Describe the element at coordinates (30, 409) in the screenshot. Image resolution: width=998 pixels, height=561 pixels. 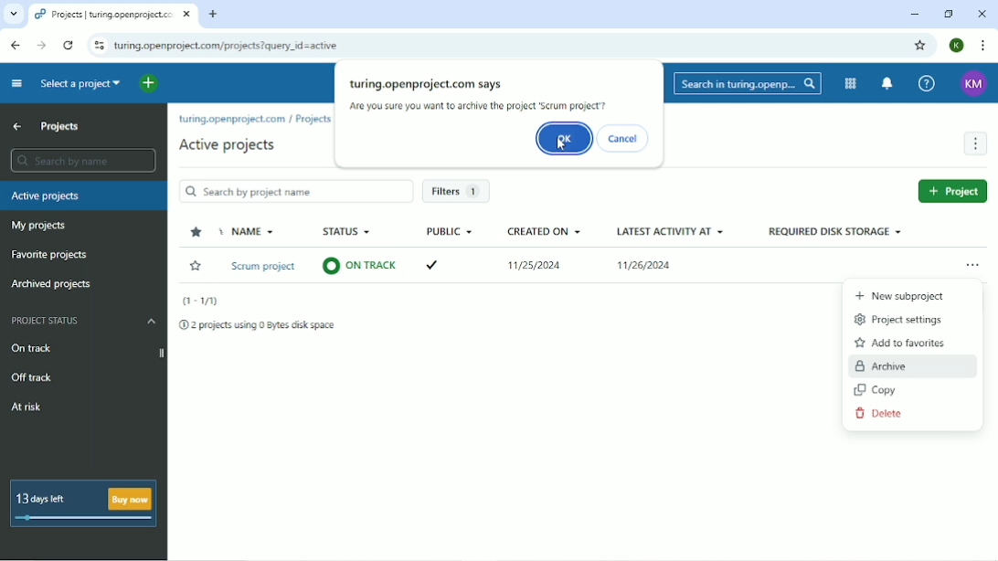
I see `At risk` at that location.